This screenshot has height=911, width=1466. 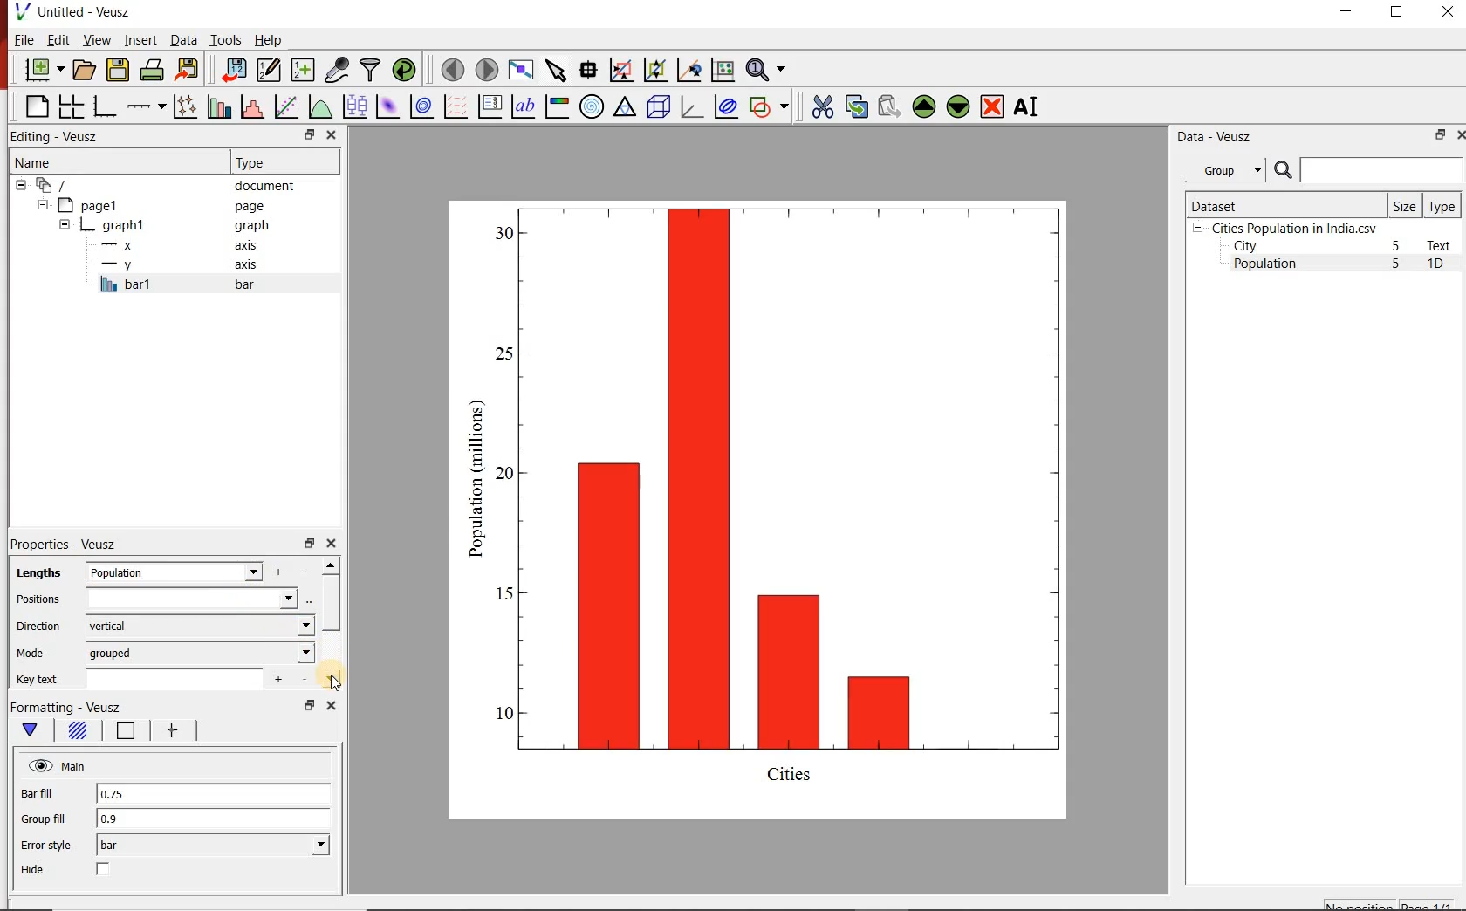 I want to click on filter data, so click(x=371, y=71).